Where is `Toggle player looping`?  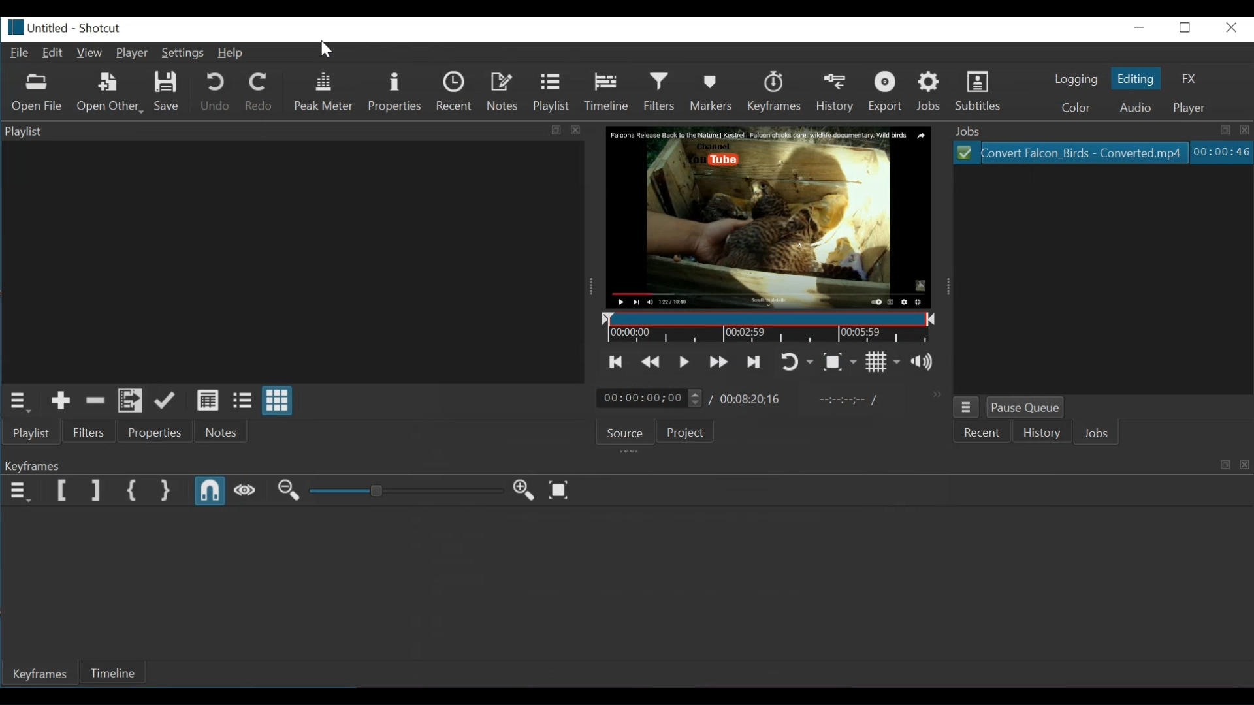 Toggle player looping is located at coordinates (797, 362).